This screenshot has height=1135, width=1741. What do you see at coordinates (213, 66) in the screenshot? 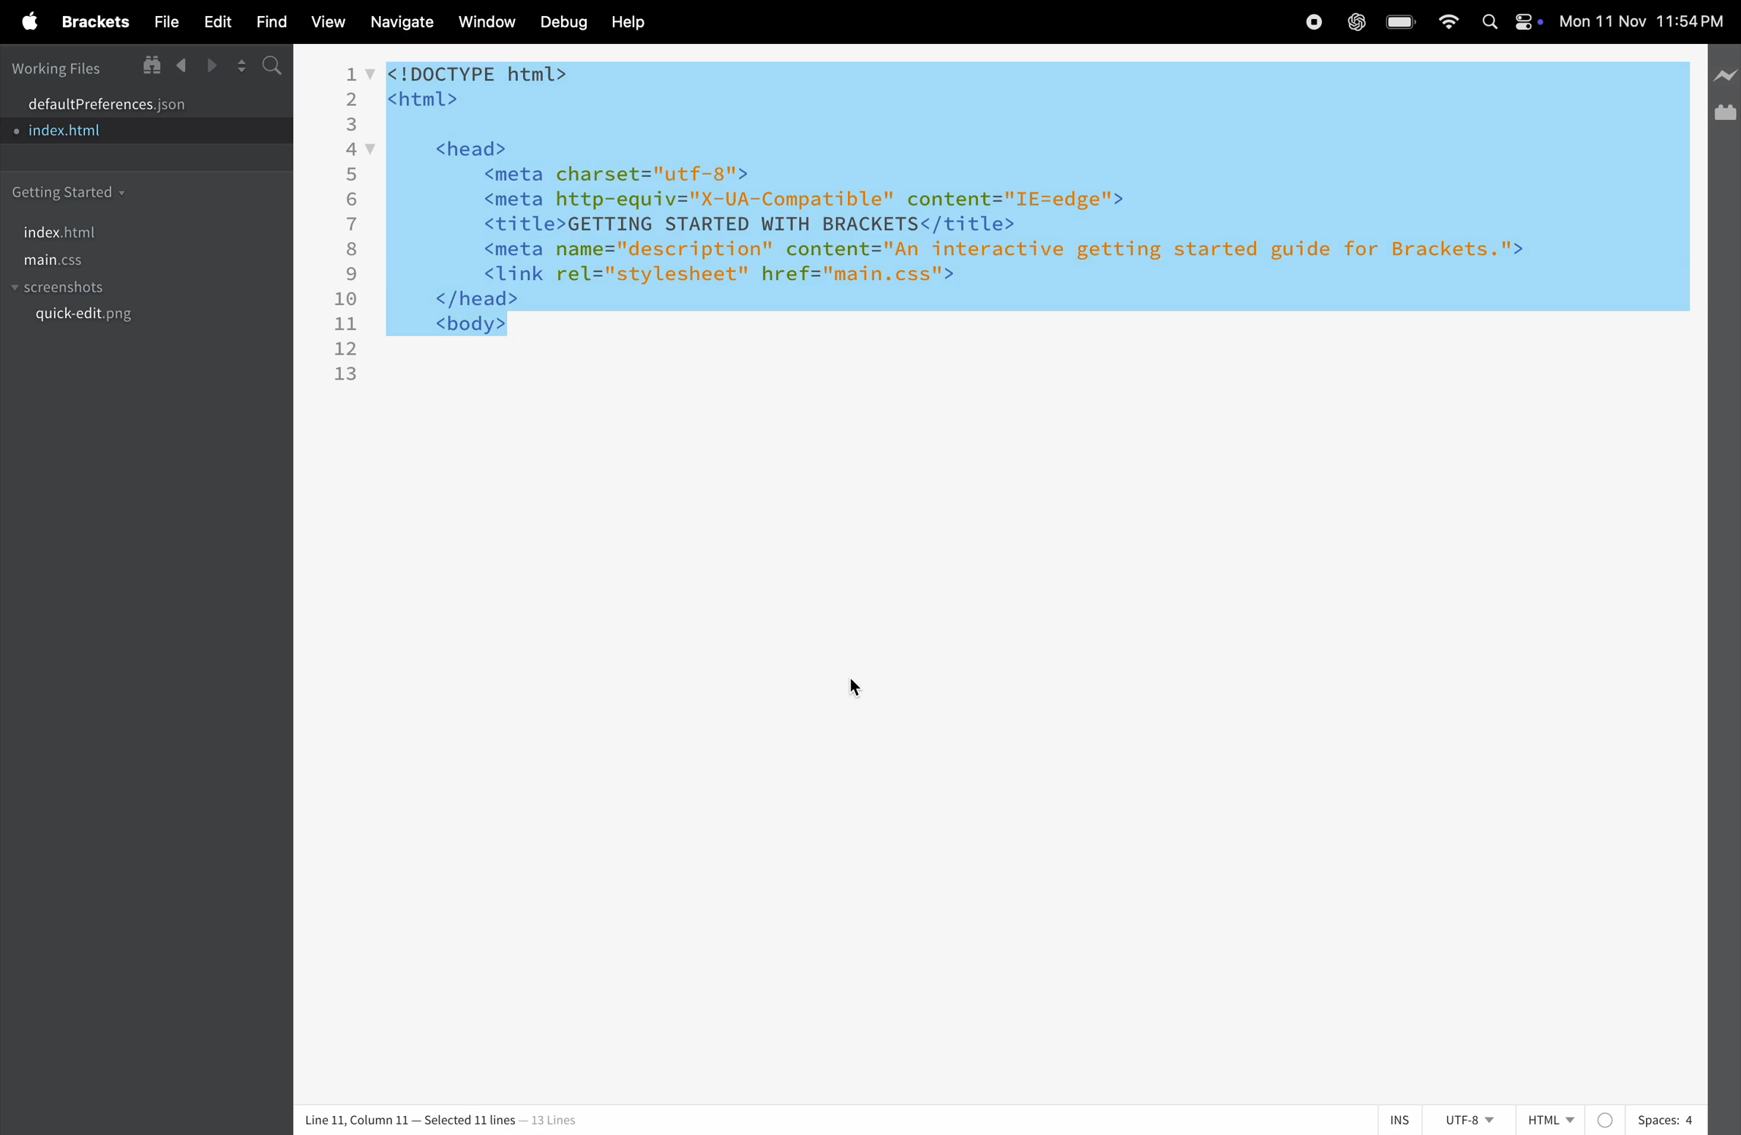
I see `forward` at bounding box center [213, 66].